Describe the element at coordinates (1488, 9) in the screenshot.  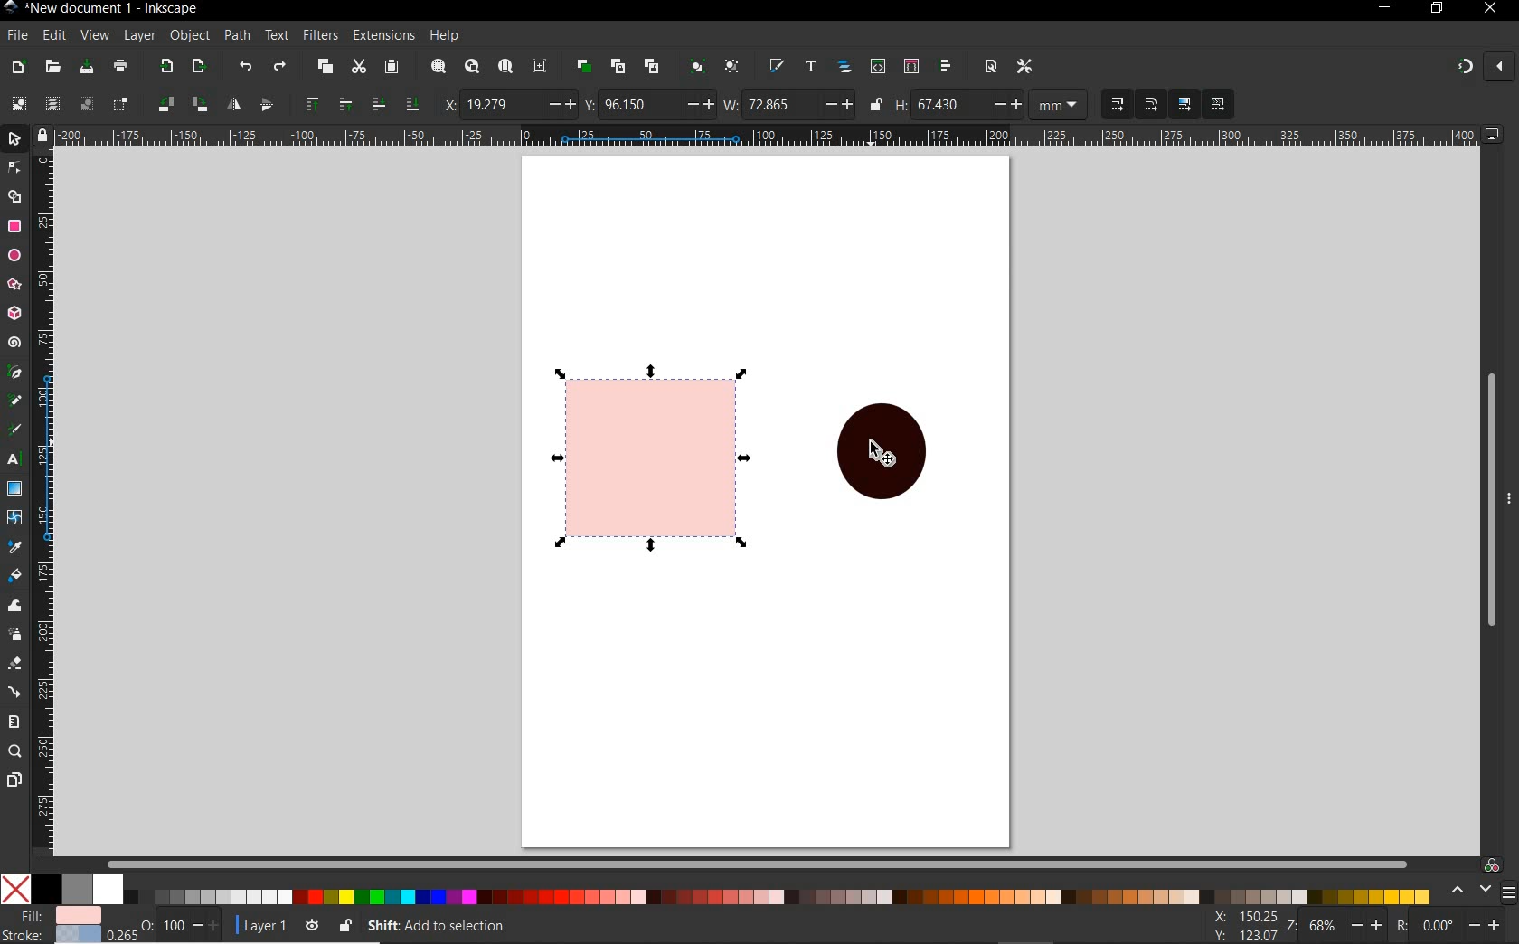
I see `close` at that location.